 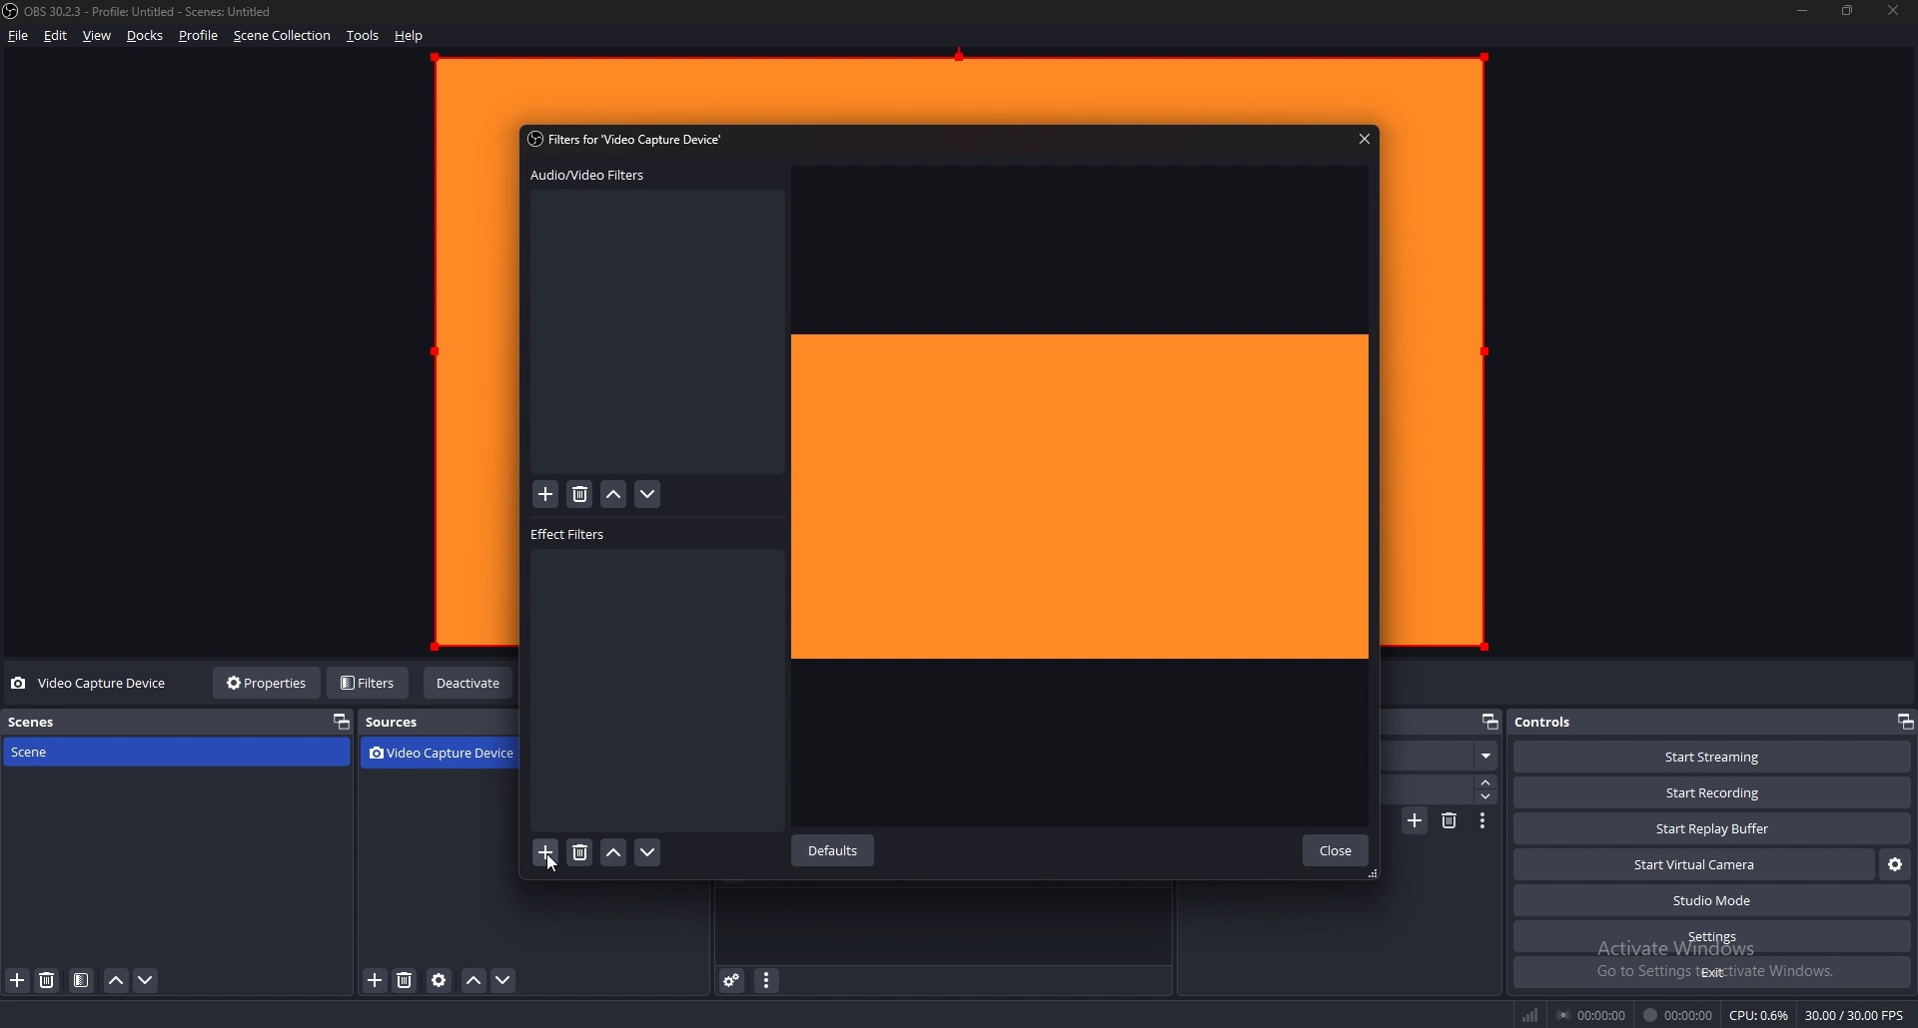 What do you see at coordinates (1710, 901) in the screenshot?
I see `studio mode` at bounding box center [1710, 901].